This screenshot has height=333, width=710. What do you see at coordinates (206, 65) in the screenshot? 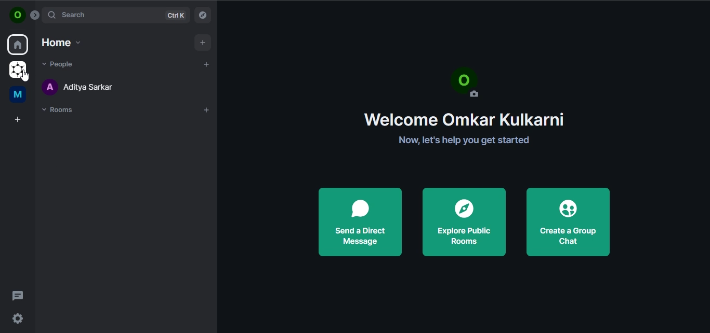
I see `start chat` at bounding box center [206, 65].